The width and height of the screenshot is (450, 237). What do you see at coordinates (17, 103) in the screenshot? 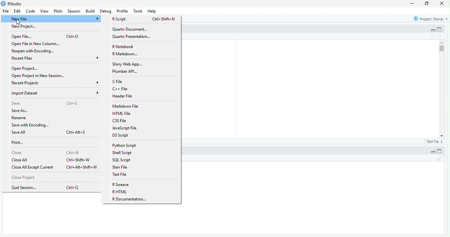
I see `Save` at bounding box center [17, 103].